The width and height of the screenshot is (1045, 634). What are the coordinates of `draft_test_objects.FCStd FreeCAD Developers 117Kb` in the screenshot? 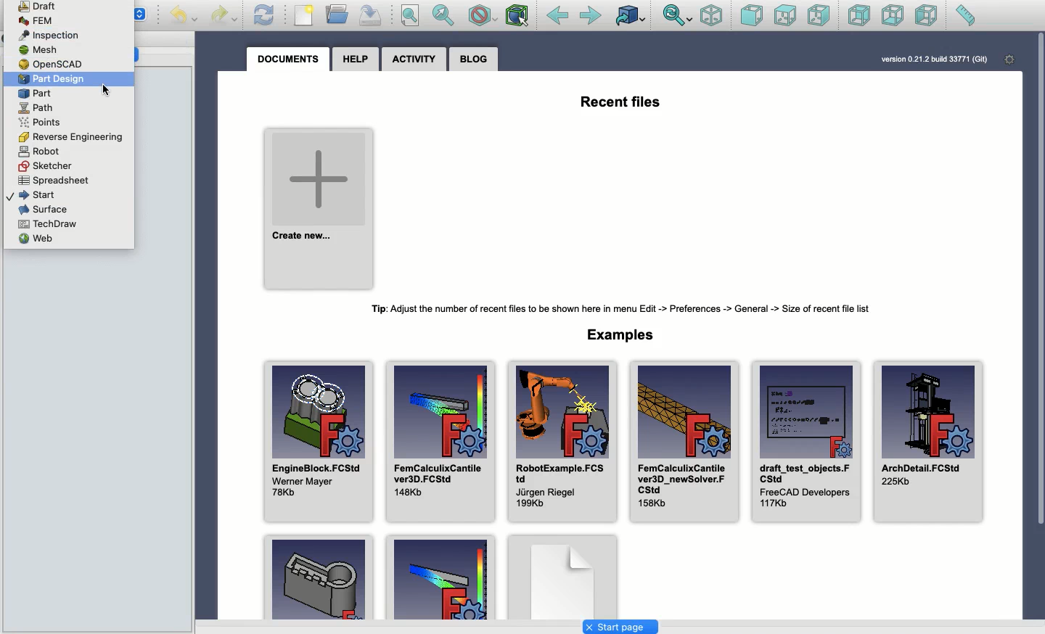 It's located at (806, 442).